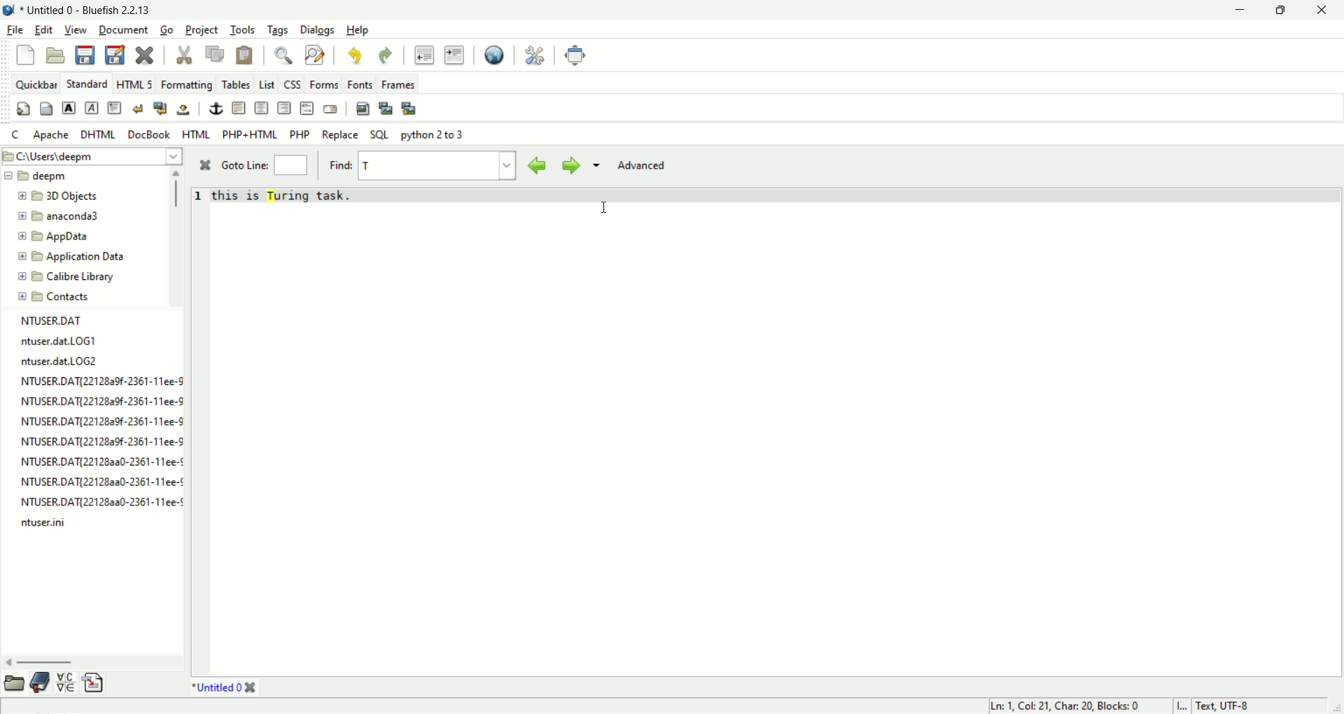  I want to click on close, so click(146, 57).